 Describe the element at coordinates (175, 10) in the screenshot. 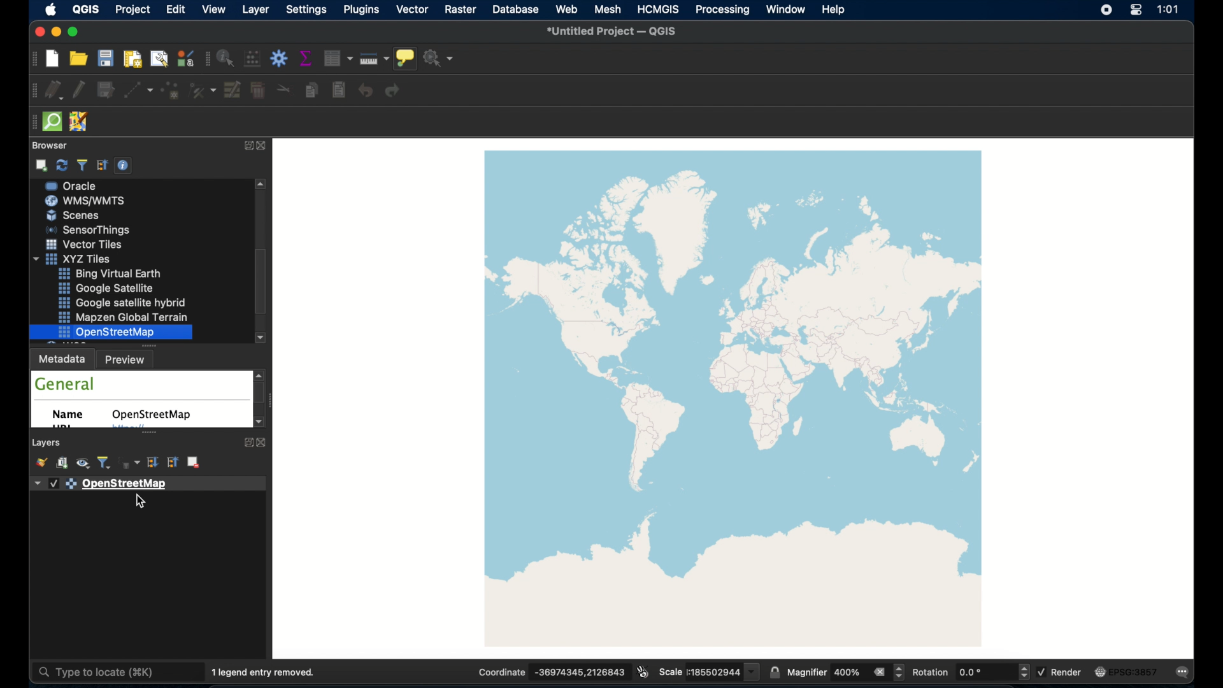

I see `edit` at that location.